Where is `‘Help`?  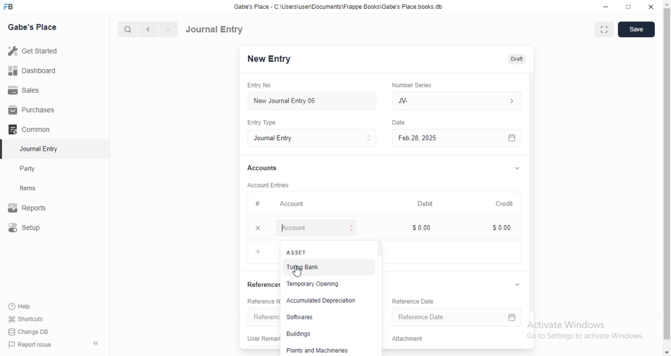 ‘Help is located at coordinates (32, 306).